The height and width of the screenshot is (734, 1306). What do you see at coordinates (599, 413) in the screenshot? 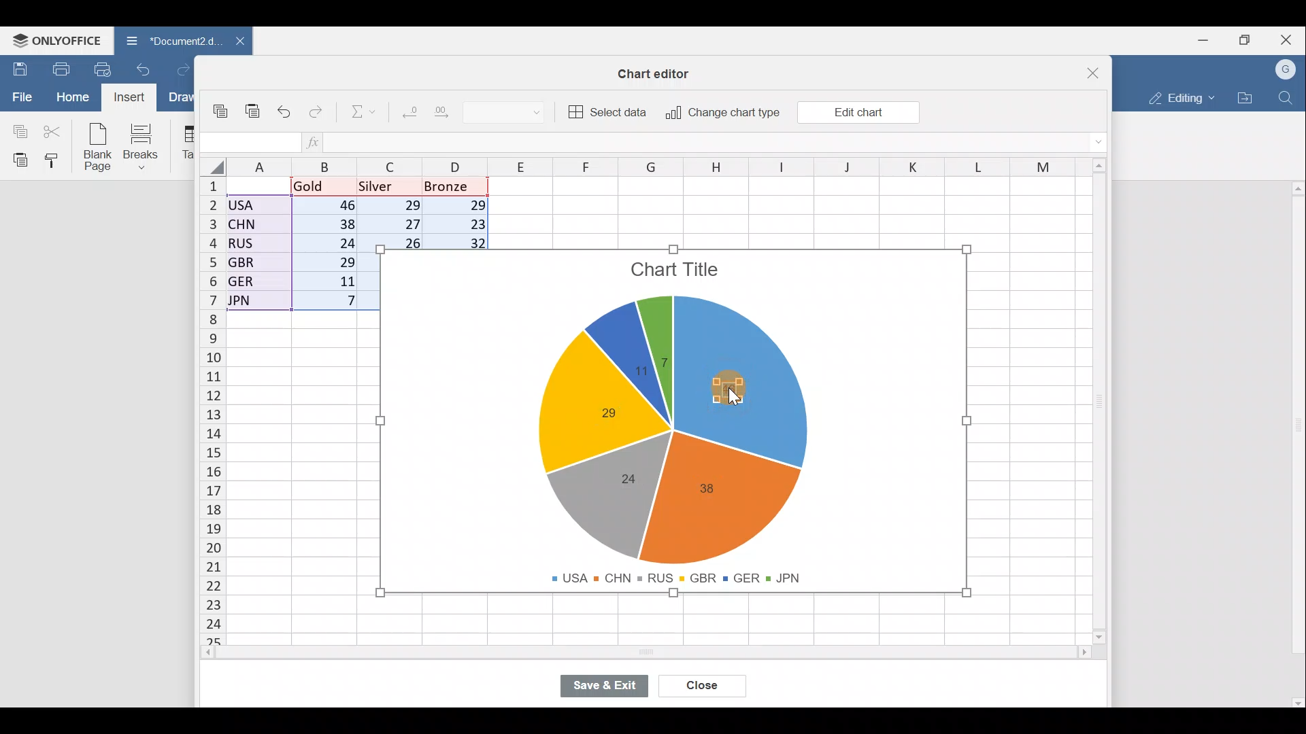
I see `Chart label` at bounding box center [599, 413].